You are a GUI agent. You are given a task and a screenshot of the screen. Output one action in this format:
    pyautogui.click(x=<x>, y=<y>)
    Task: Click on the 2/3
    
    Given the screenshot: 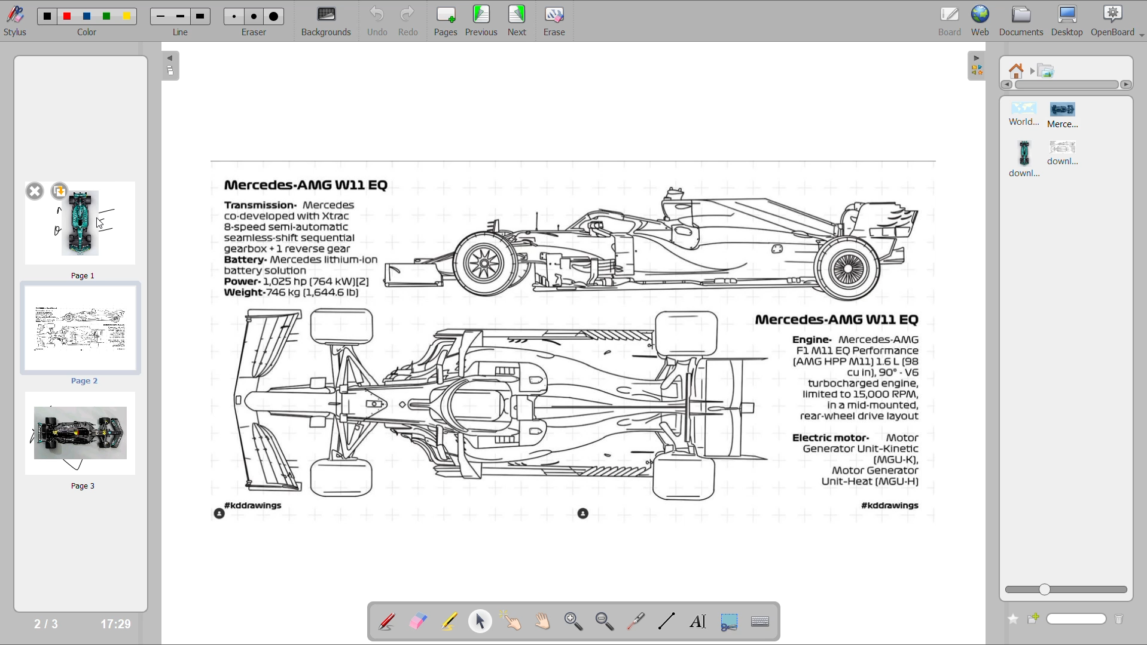 What is the action you would take?
    pyautogui.click(x=44, y=623)
    